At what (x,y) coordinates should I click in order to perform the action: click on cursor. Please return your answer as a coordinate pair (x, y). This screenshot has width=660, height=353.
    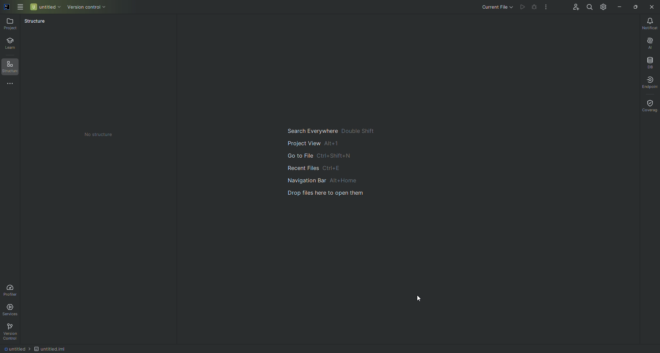
    Looking at the image, I should click on (421, 298).